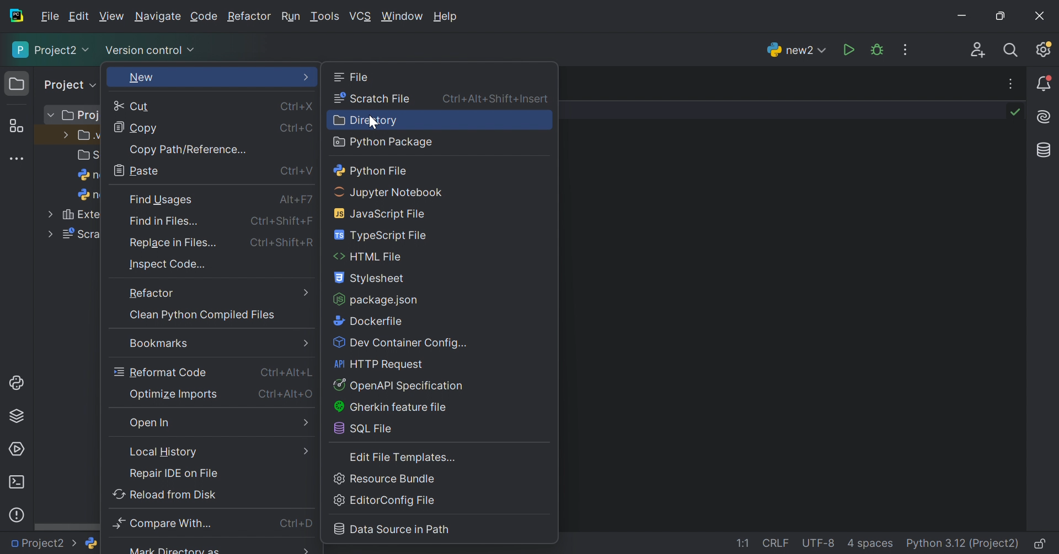 Image resolution: width=1059 pixels, height=554 pixels. What do you see at coordinates (252, 16) in the screenshot?
I see `Refactor` at bounding box center [252, 16].